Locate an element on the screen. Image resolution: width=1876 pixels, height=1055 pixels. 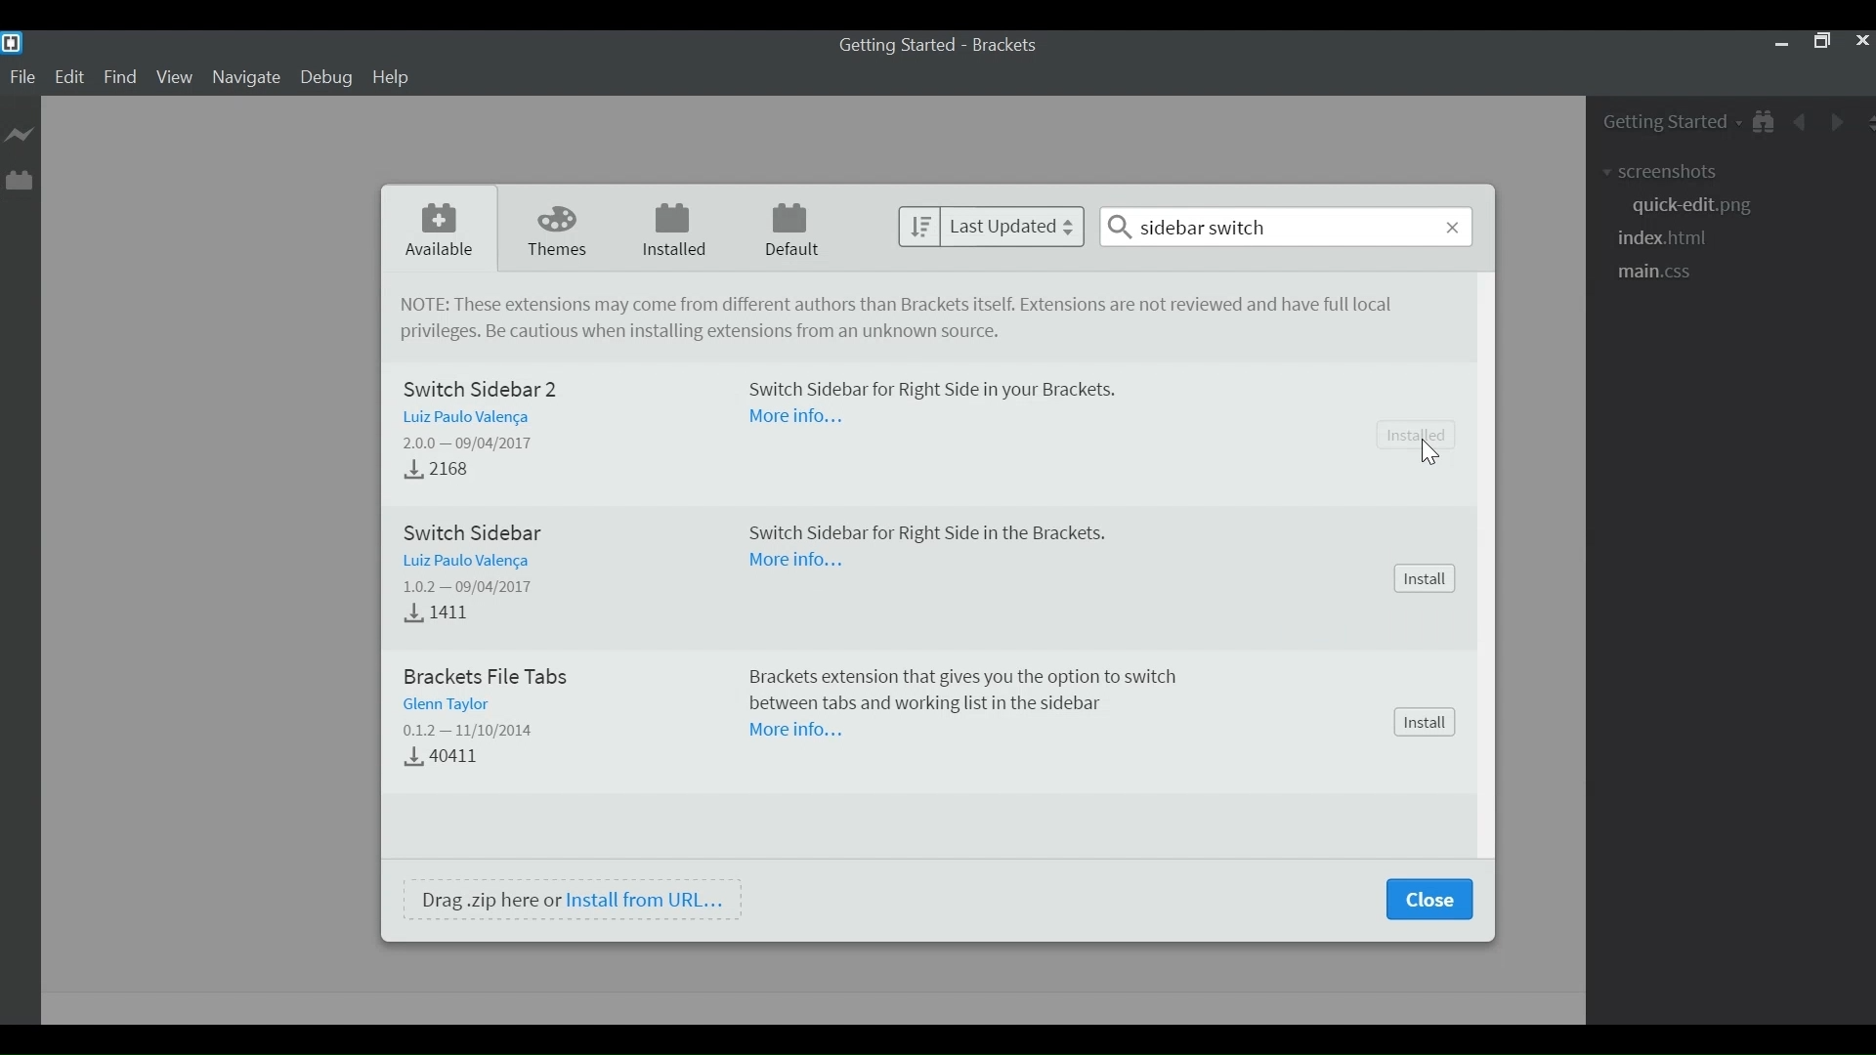
Luiz Paulo Valenca is located at coordinates (471, 564).